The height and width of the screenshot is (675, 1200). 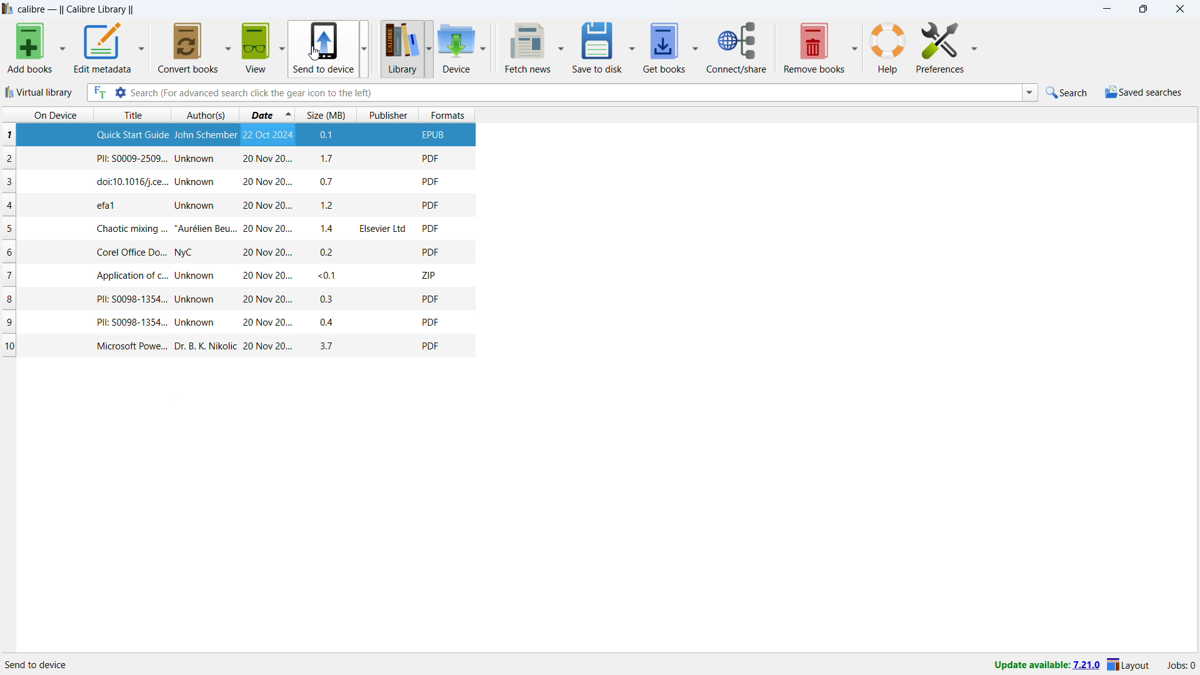 What do you see at coordinates (236, 136) in the screenshot?
I see `selected book` at bounding box center [236, 136].